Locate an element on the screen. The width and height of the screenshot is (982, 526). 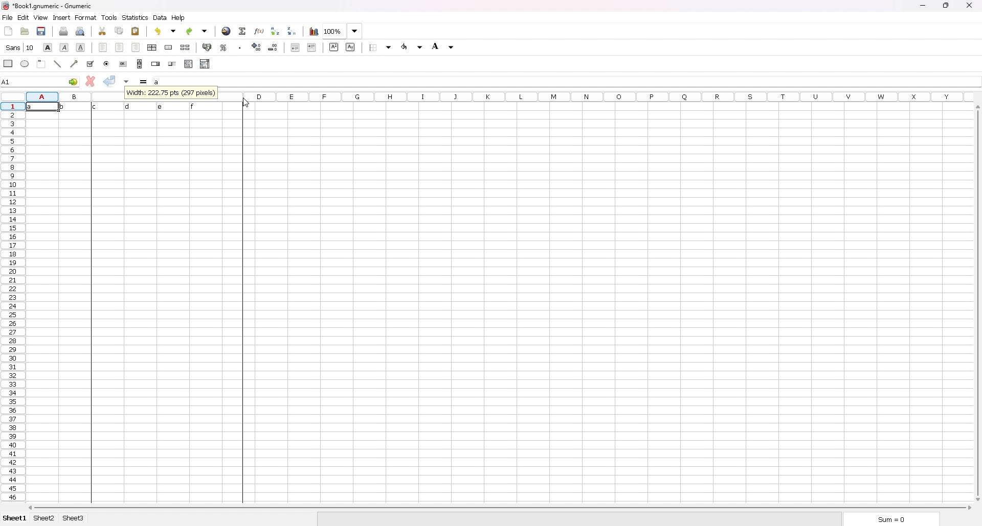
info is located at coordinates (172, 93).